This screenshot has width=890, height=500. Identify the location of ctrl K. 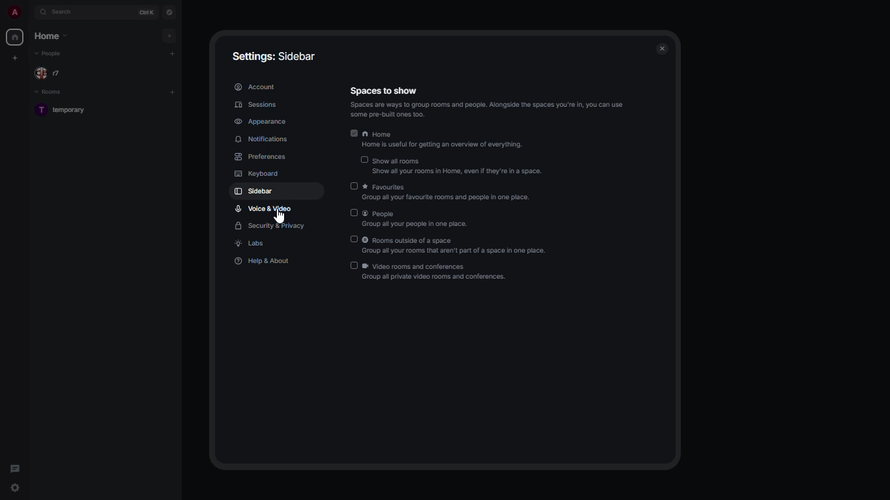
(149, 12).